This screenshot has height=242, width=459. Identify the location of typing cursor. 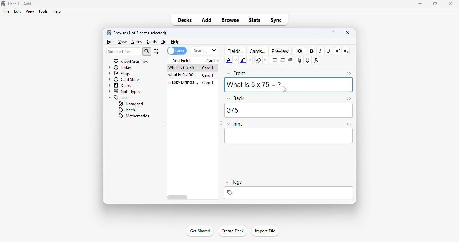
(283, 85).